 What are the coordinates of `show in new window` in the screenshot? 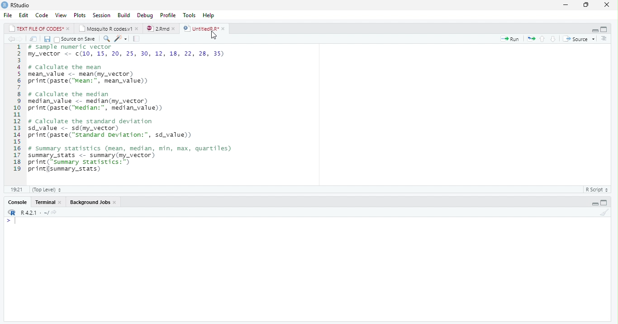 It's located at (34, 39).